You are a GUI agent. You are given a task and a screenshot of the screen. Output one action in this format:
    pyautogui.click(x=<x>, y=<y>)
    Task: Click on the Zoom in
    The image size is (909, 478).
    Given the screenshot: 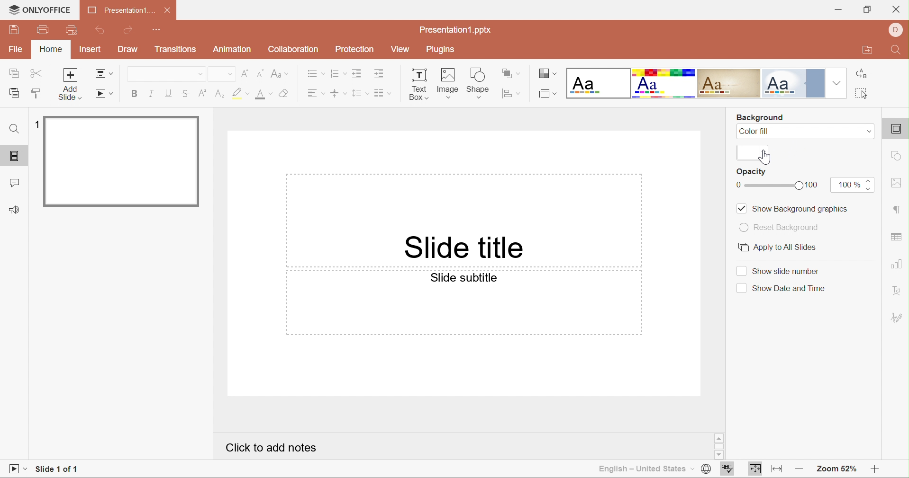 What is the action you would take?
    pyautogui.click(x=874, y=471)
    